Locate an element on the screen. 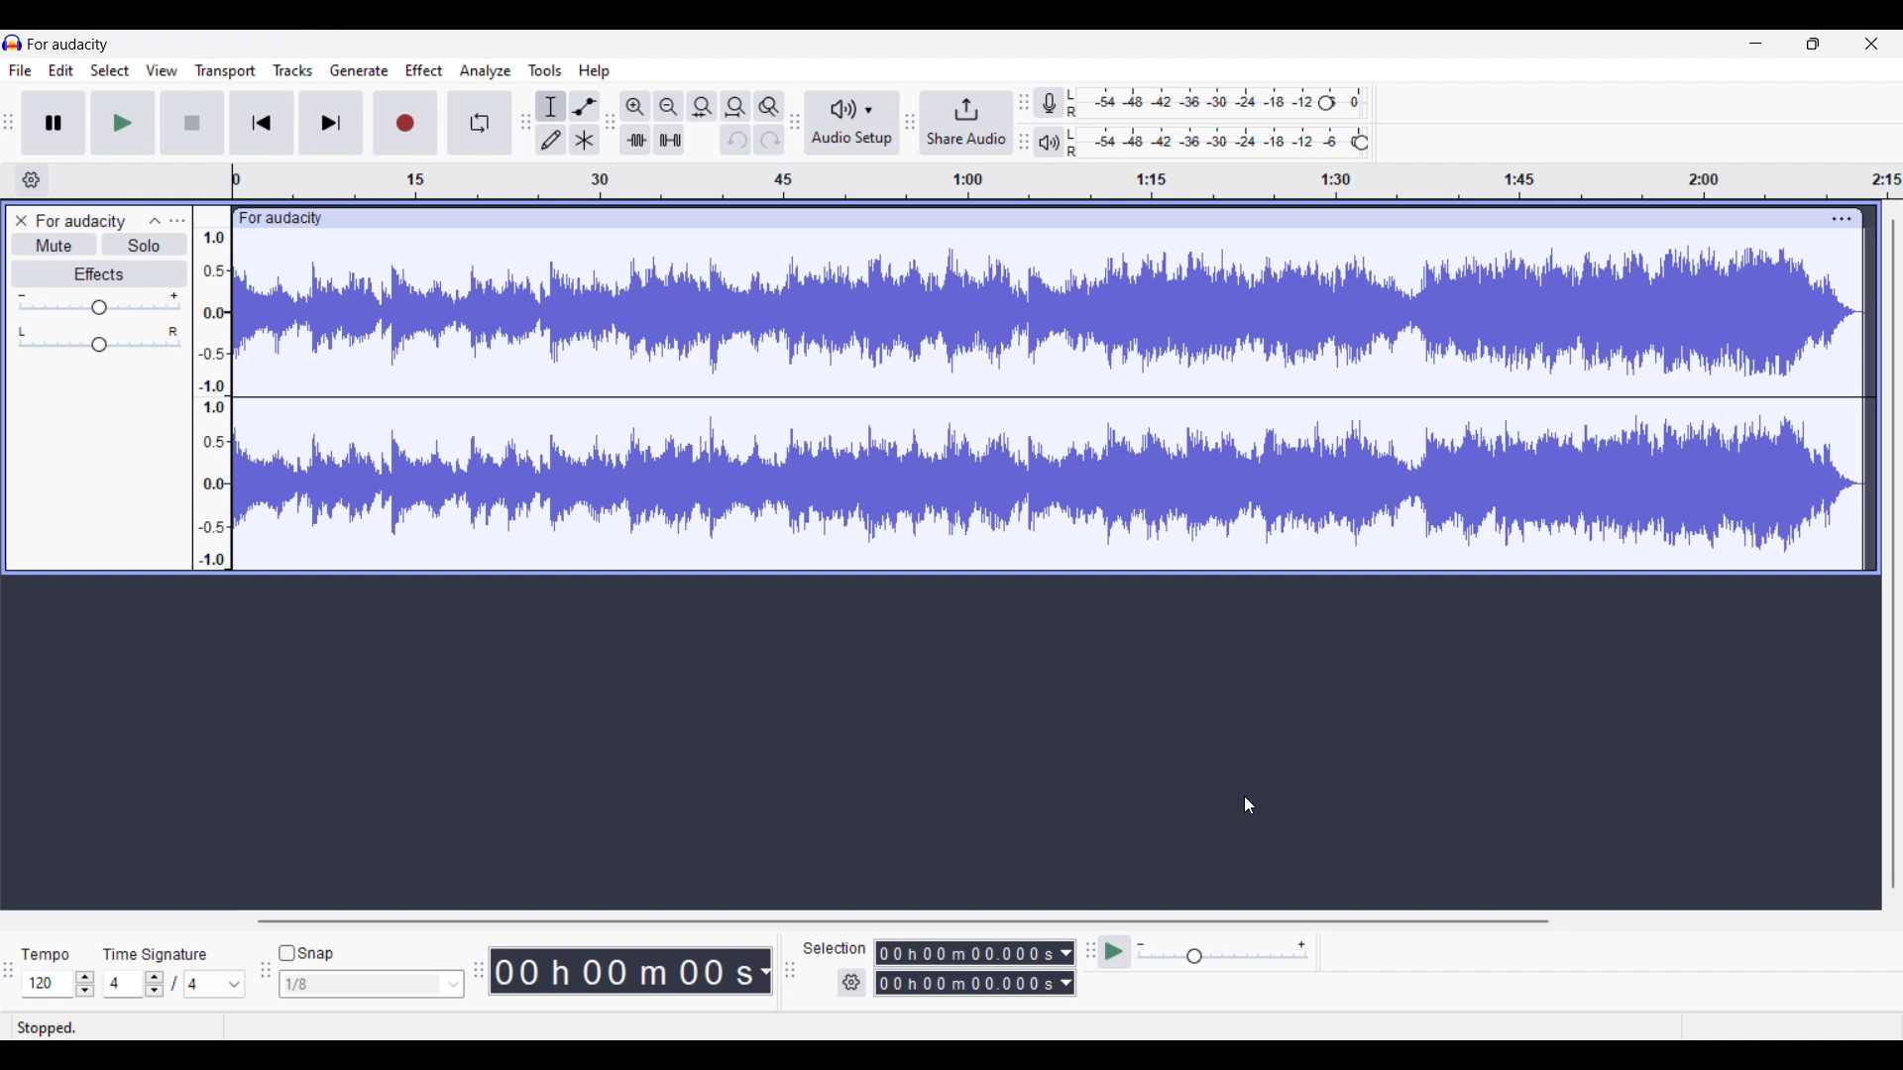  Header to change Playback level is located at coordinates (1361, 143).